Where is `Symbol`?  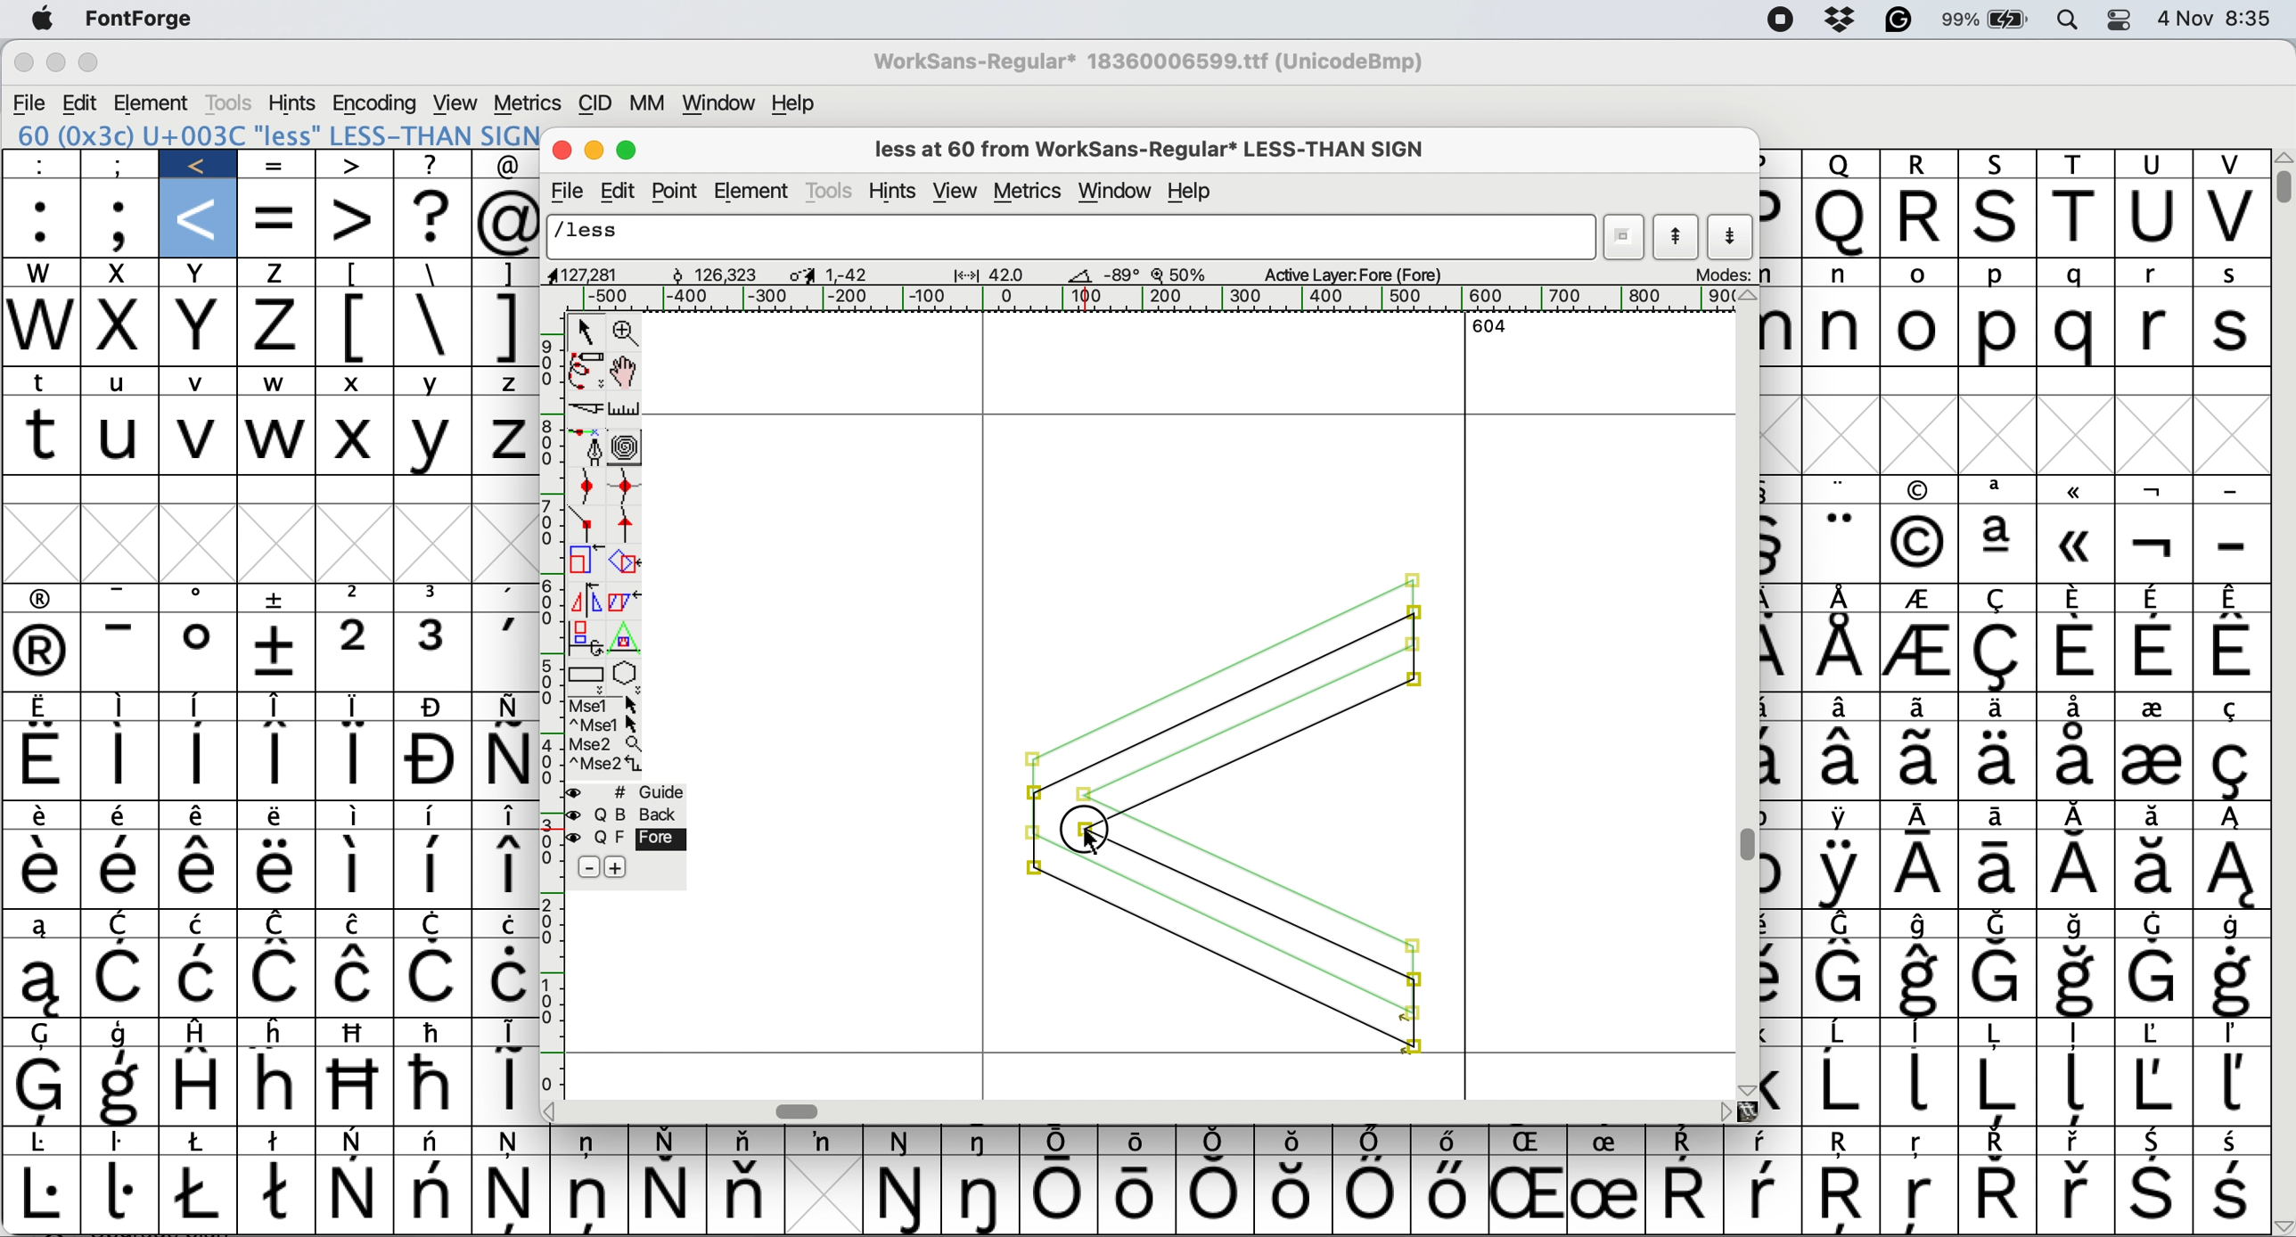 Symbol is located at coordinates (1373, 1193).